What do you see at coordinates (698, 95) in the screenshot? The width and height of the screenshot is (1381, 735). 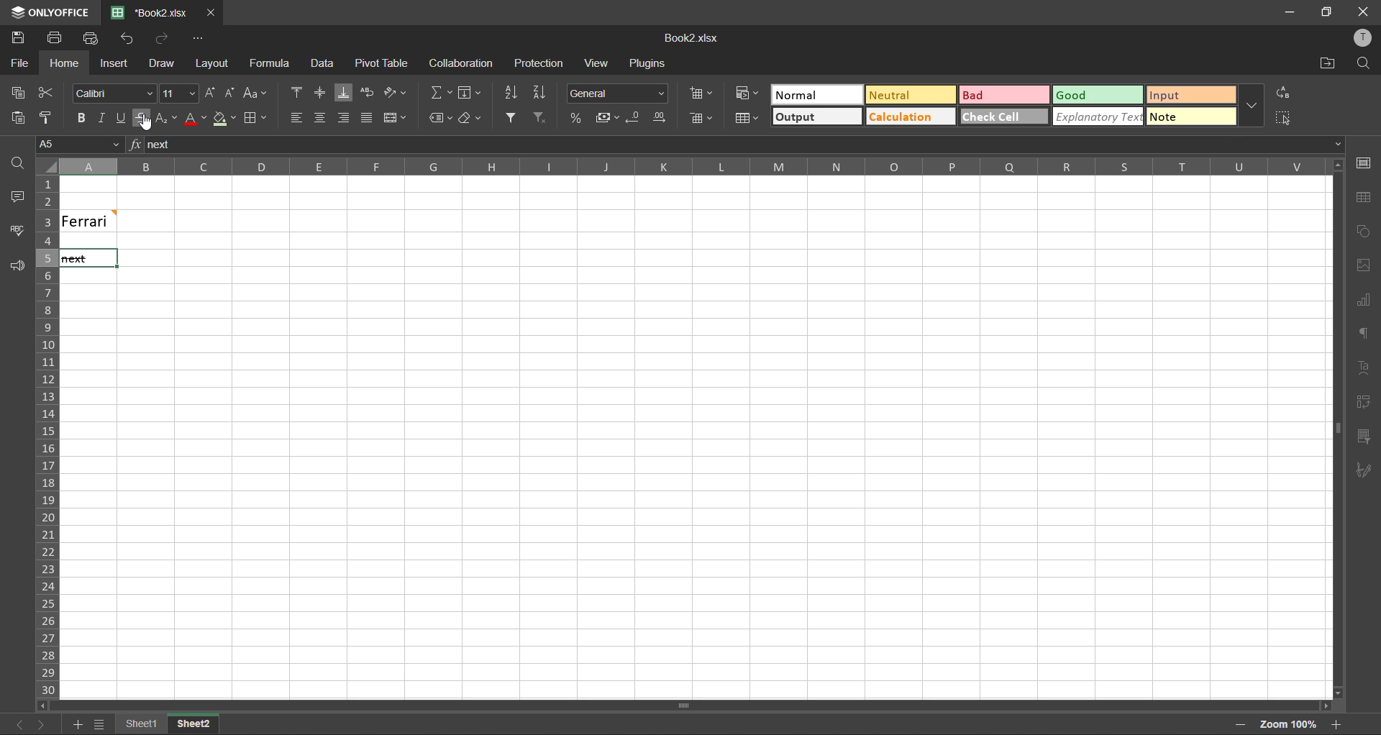 I see `insert cells` at bounding box center [698, 95].